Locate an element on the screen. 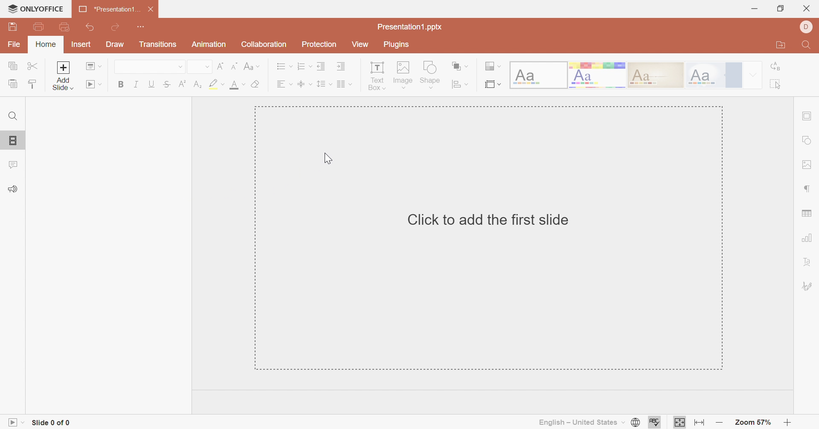 The width and height of the screenshot is (819, 429). Drop Down is located at coordinates (181, 66).